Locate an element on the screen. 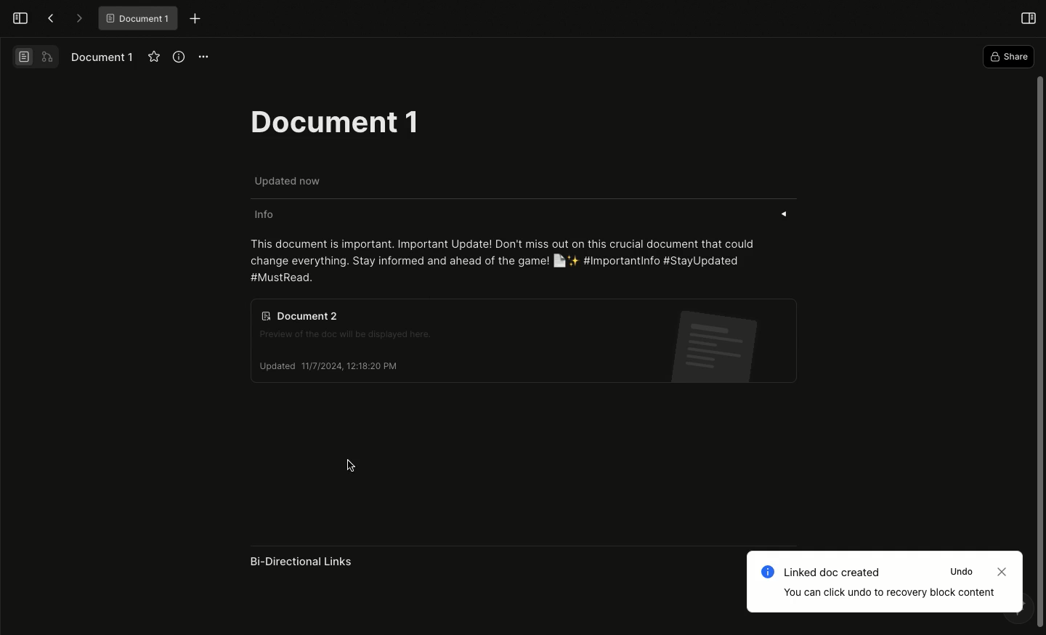  Updated now is located at coordinates (290, 180).